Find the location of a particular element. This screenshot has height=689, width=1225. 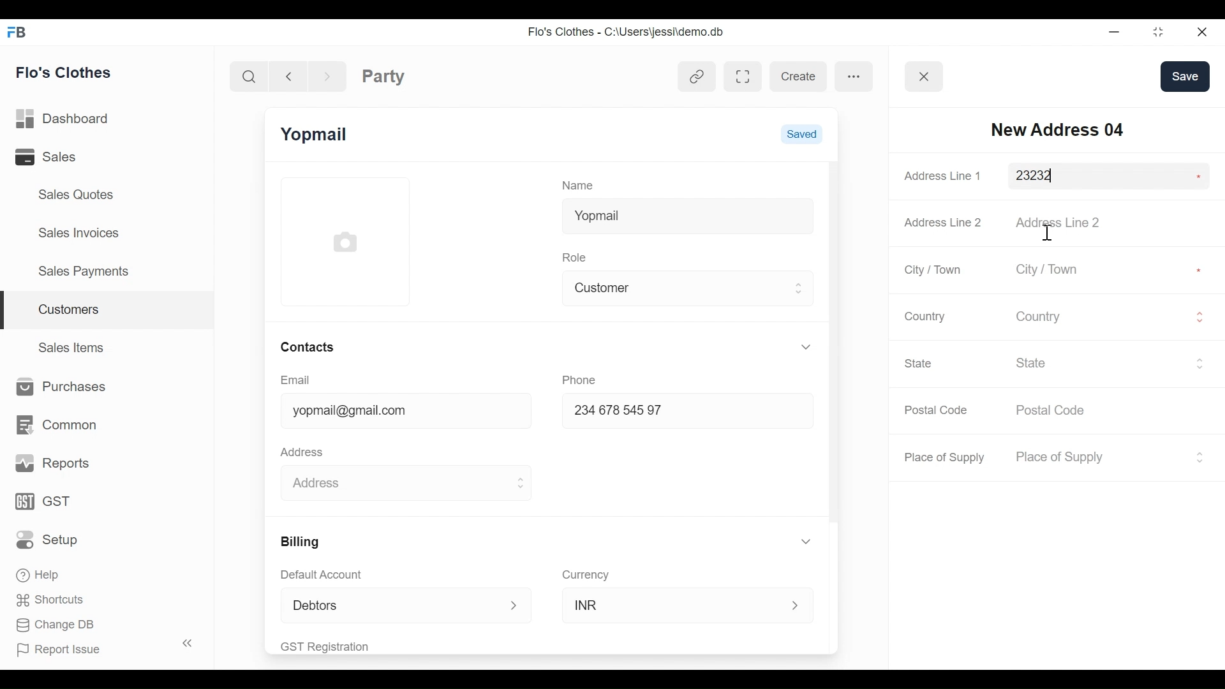

GST Registration is located at coordinates (341, 646).